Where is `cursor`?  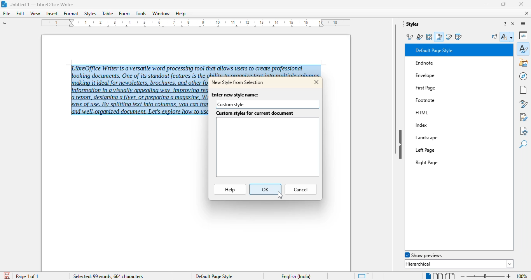
cursor is located at coordinates (280, 195).